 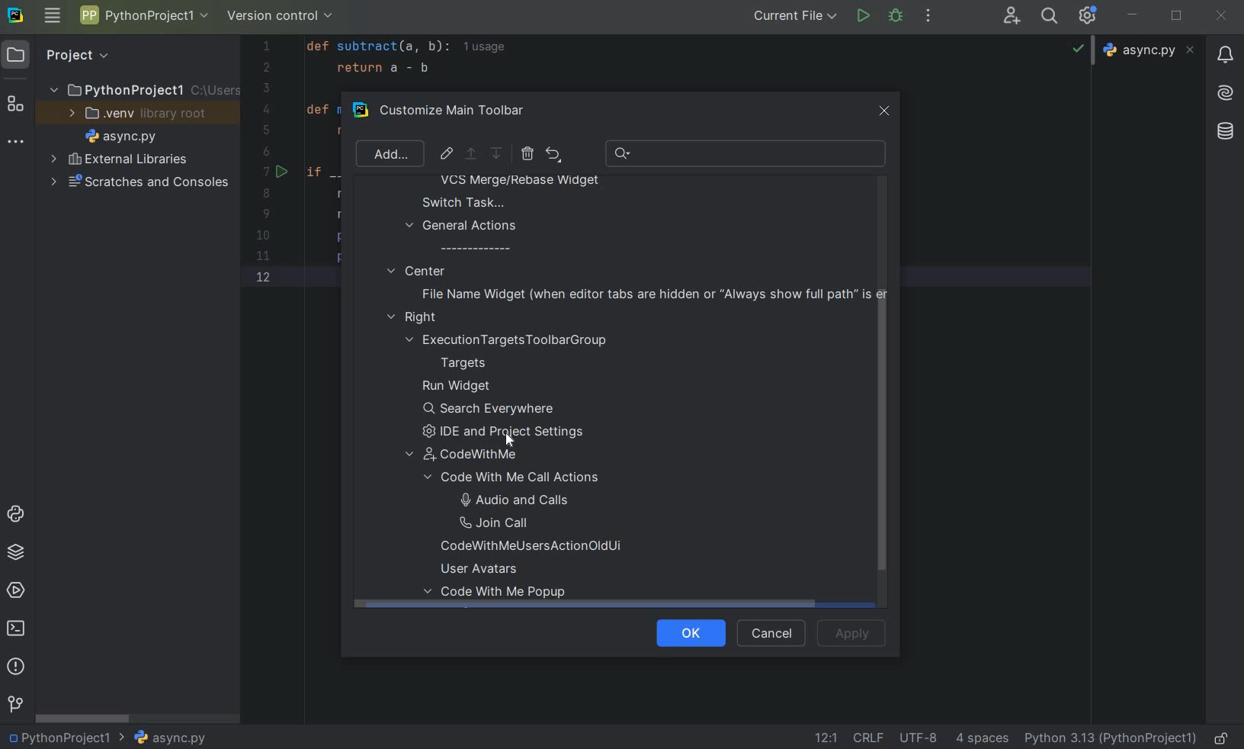 What do you see at coordinates (120, 160) in the screenshot?
I see `EXTERNAL LIBRARIES` at bounding box center [120, 160].